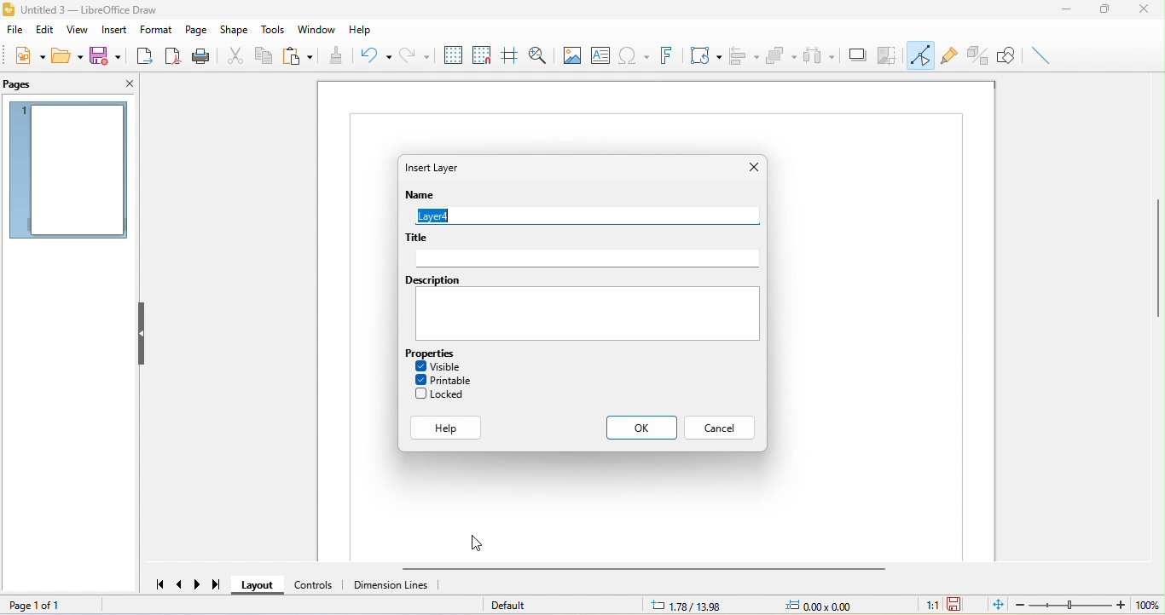 The height and width of the screenshot is (615, 1165). I want to click on name, so click(424, 195).